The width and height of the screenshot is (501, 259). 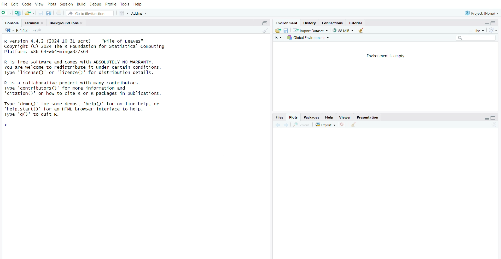 What do you see at coordinates (4, 3) in the screenshot?
I see `file` at bounding box center [4, 3].